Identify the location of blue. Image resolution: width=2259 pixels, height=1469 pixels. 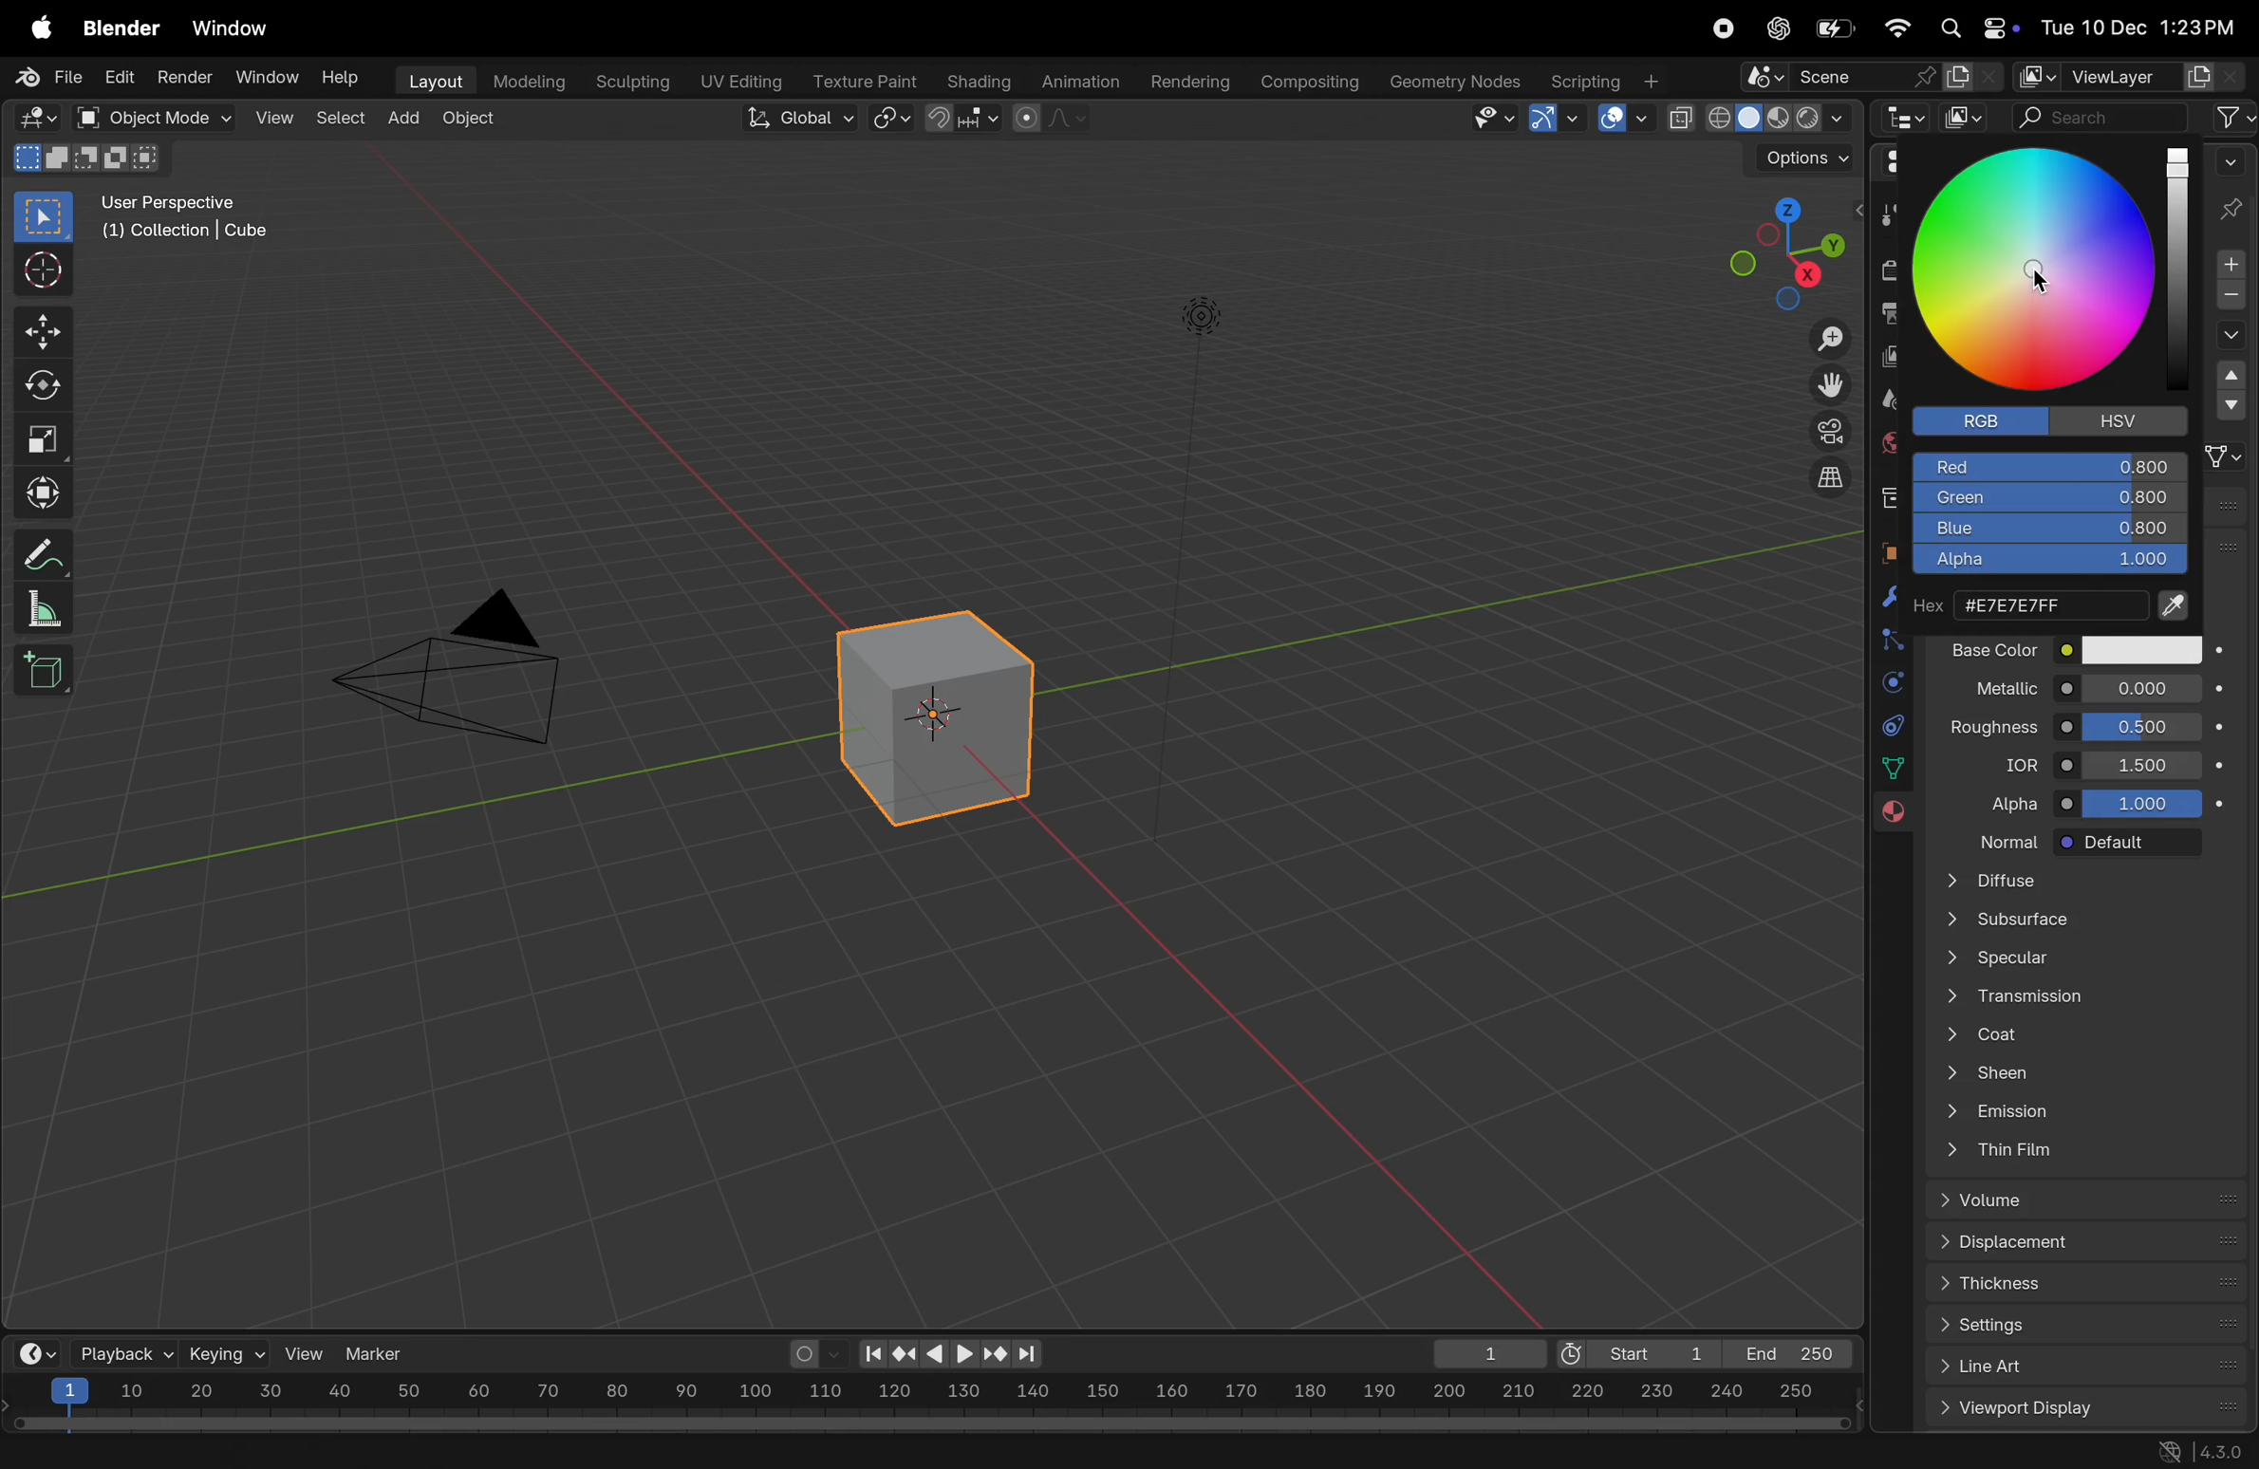
(2049, 530).